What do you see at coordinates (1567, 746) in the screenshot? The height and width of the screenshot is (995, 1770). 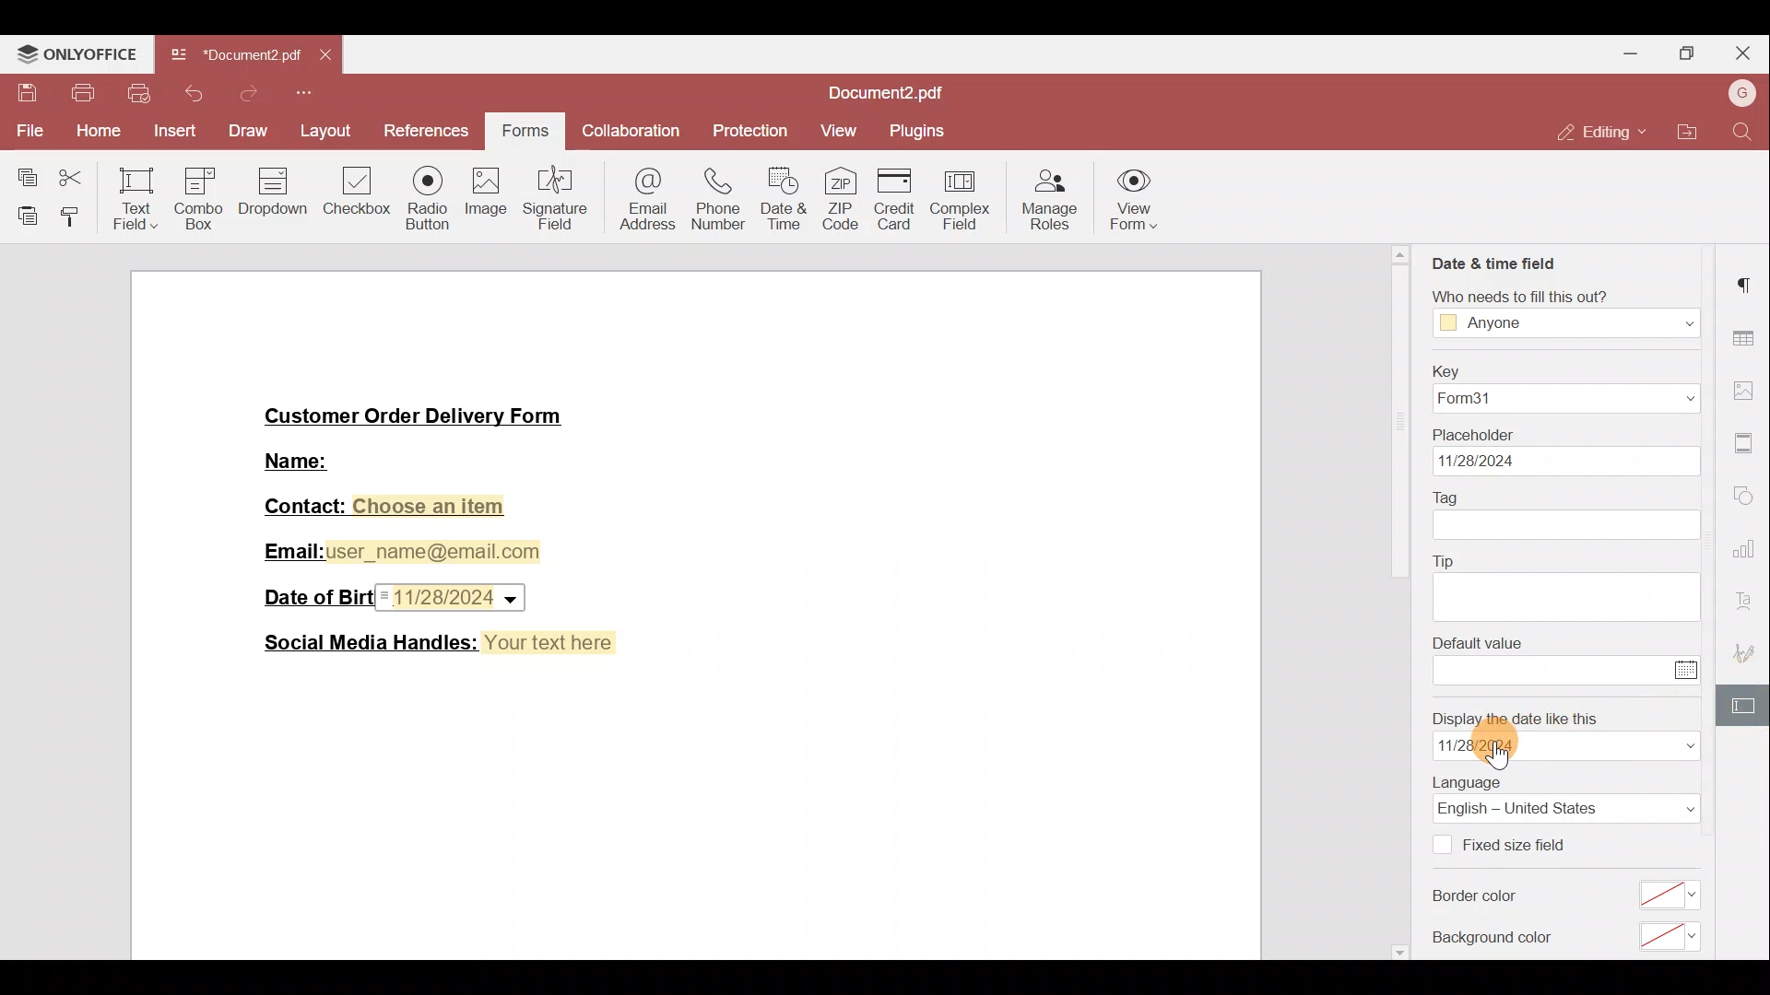 I see `date format` at bounding box center [1567, 746].